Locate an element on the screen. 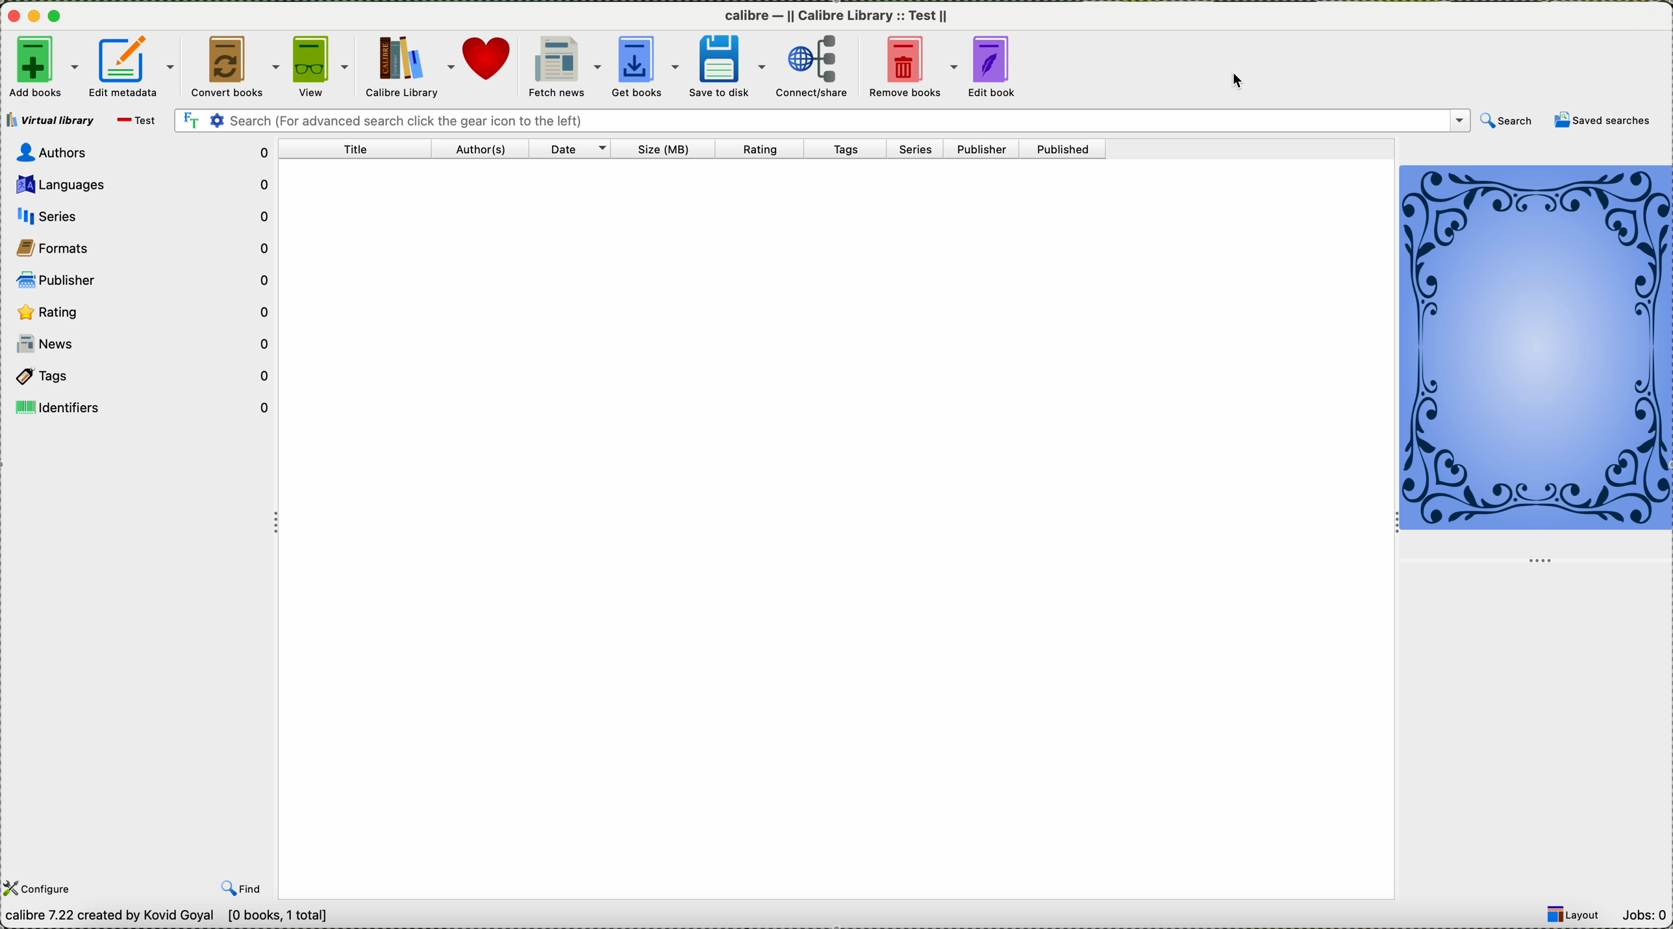 Image resolution: width=1673 pixels, height=929 pixels. search is located at coordinates (1505, 121).